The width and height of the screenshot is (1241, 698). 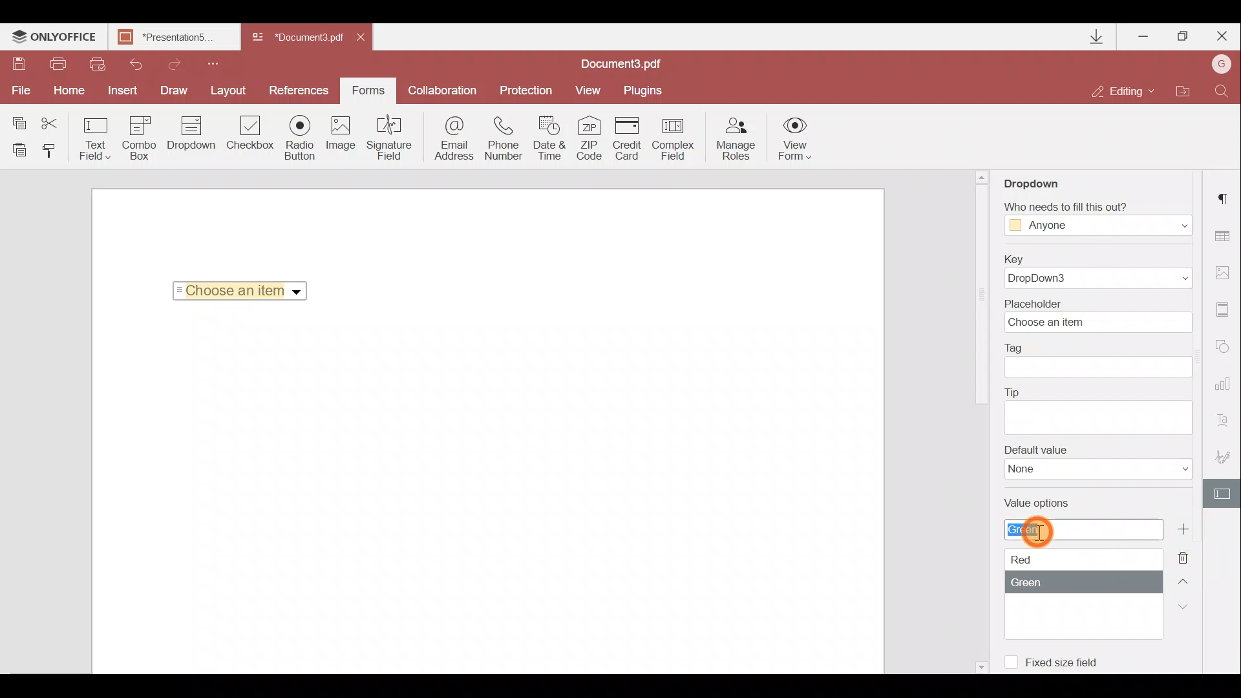 What do you see at coordinates (1141, 36) in the screenshot?
I see `Minimize` at bounding box center [1141, 36].